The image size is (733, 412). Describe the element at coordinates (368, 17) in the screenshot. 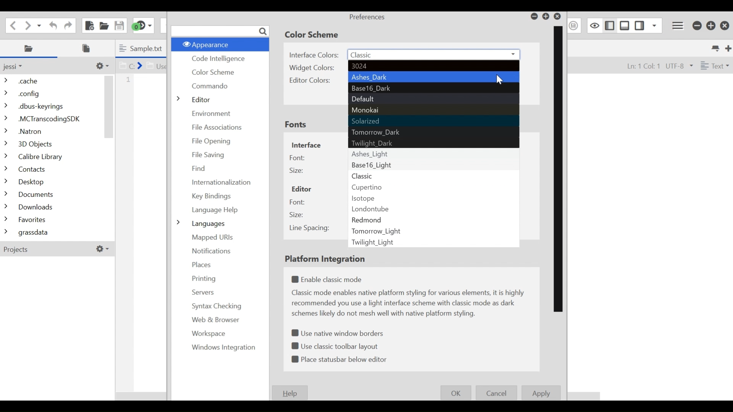

I see `Preferences` at that location.